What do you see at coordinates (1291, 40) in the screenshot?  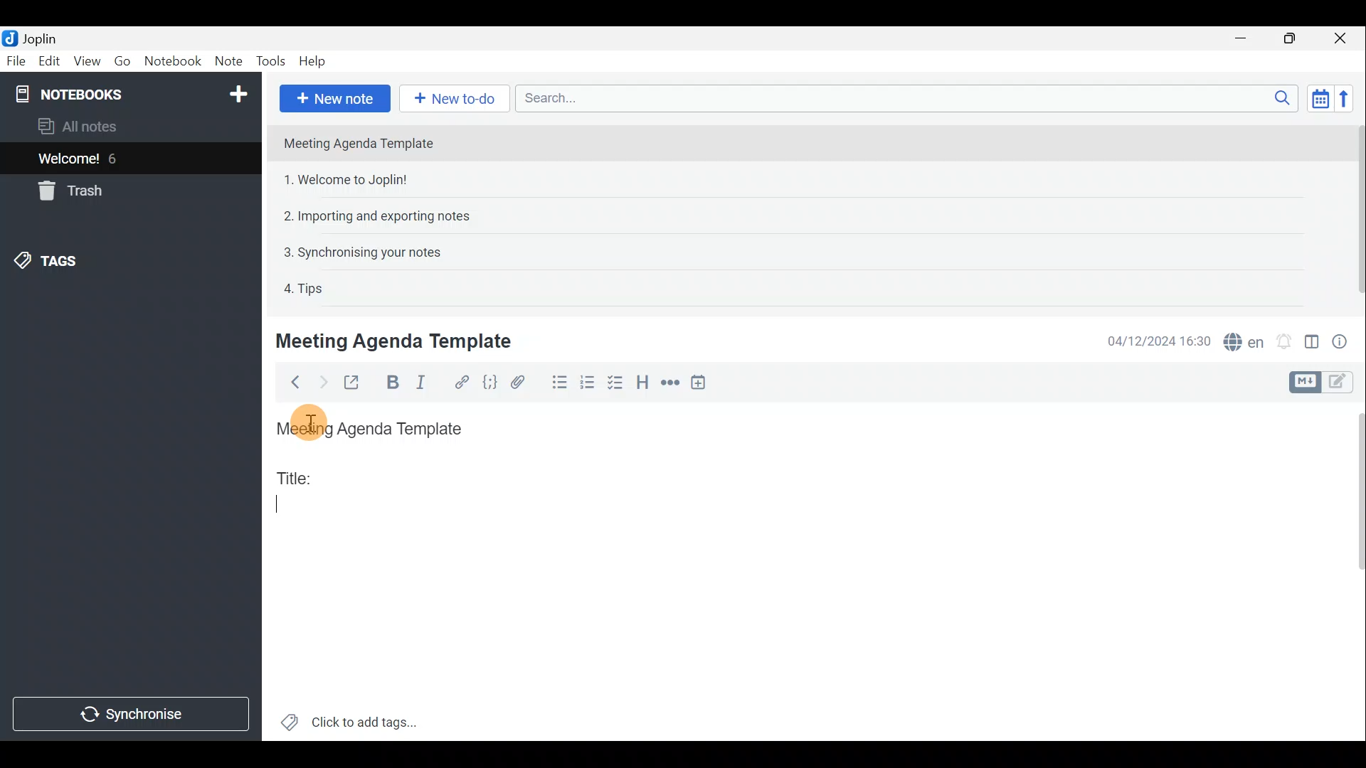 I see `Maximise` at bounding box center [1291, 40].